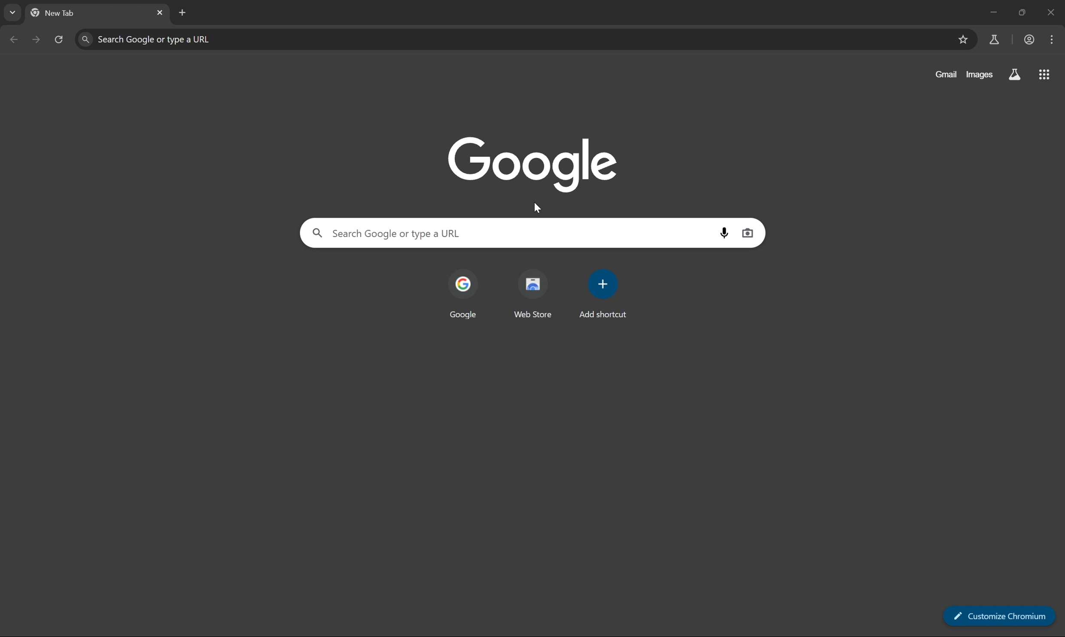 The image size is (1065, 637). What do you see at coordinates (748, 232) in the screenshot?
I see `search by image` at bounding box center [748, 232].